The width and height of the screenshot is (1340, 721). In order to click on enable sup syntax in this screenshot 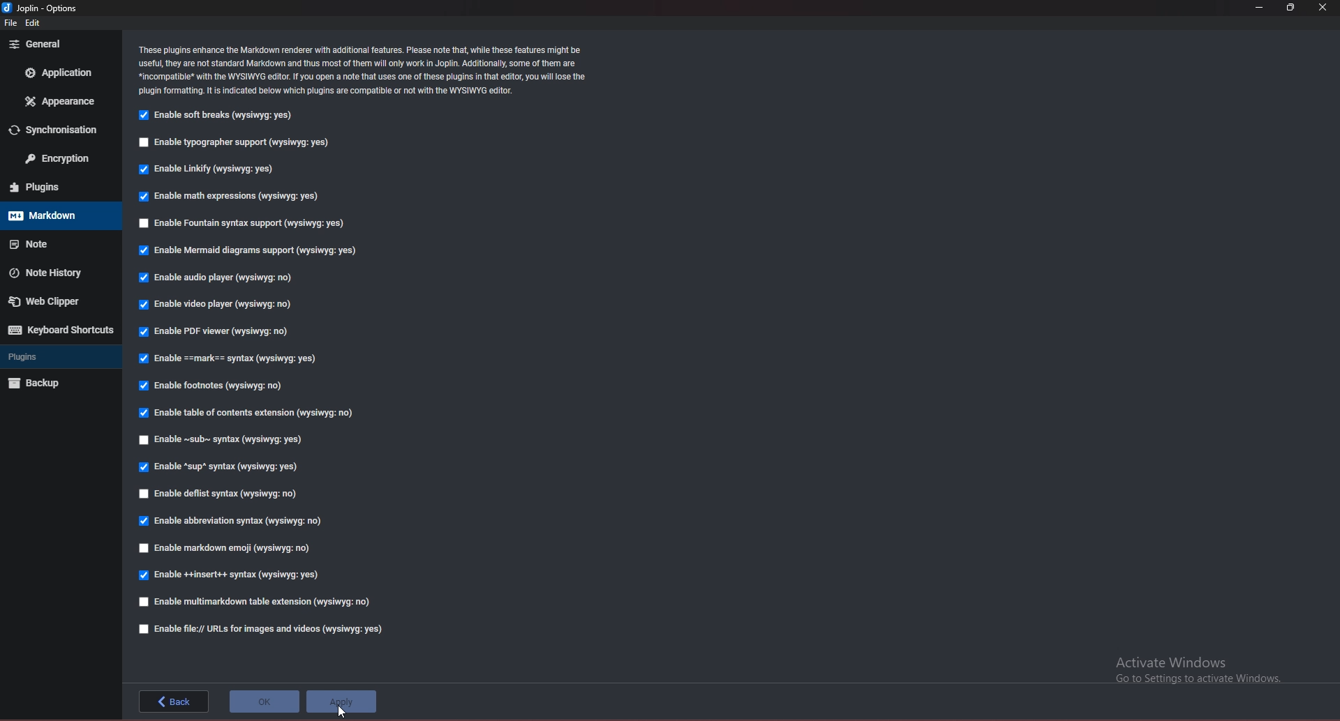, I will do `click(221, 466)`.